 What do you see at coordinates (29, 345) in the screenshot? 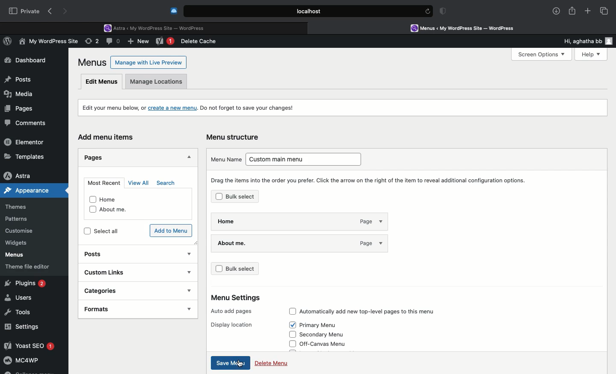
I see `Yoast SEO 1` at bounding box center [29, 345].